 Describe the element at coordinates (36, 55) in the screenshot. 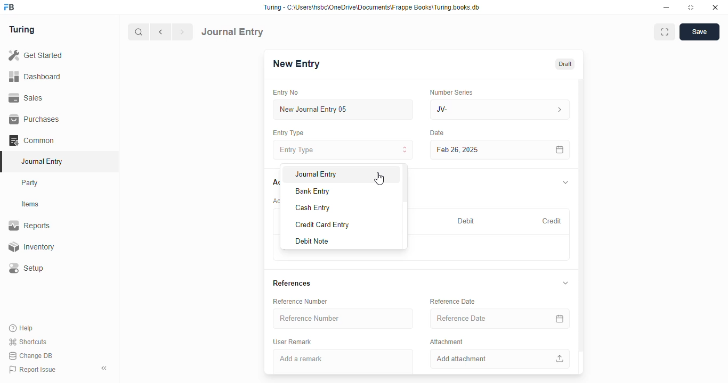

I see `get started` at that location.